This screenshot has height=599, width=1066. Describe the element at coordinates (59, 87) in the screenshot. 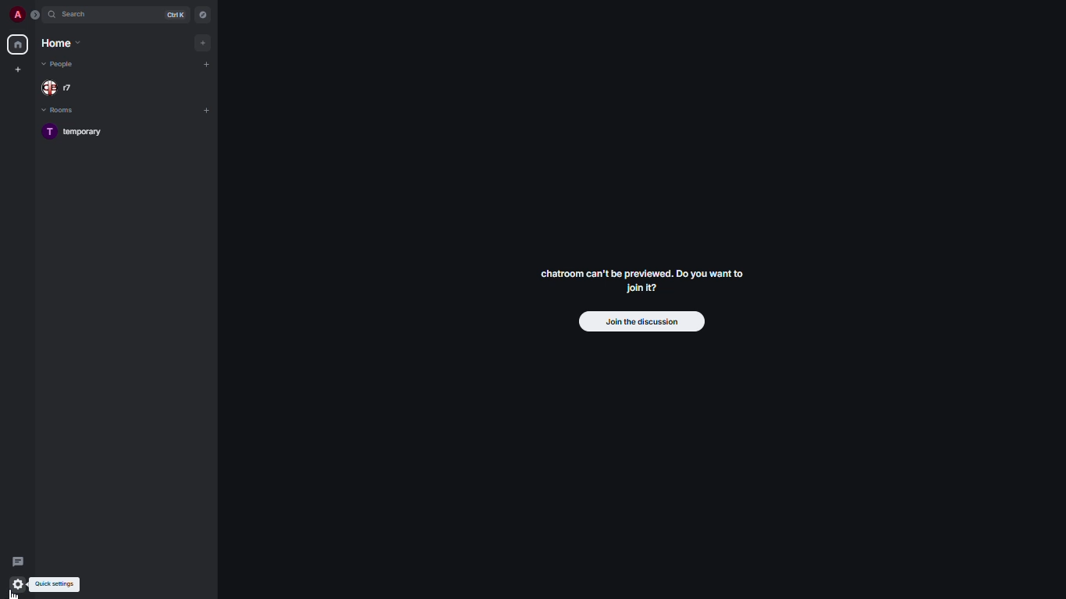

I see `people` at that location.